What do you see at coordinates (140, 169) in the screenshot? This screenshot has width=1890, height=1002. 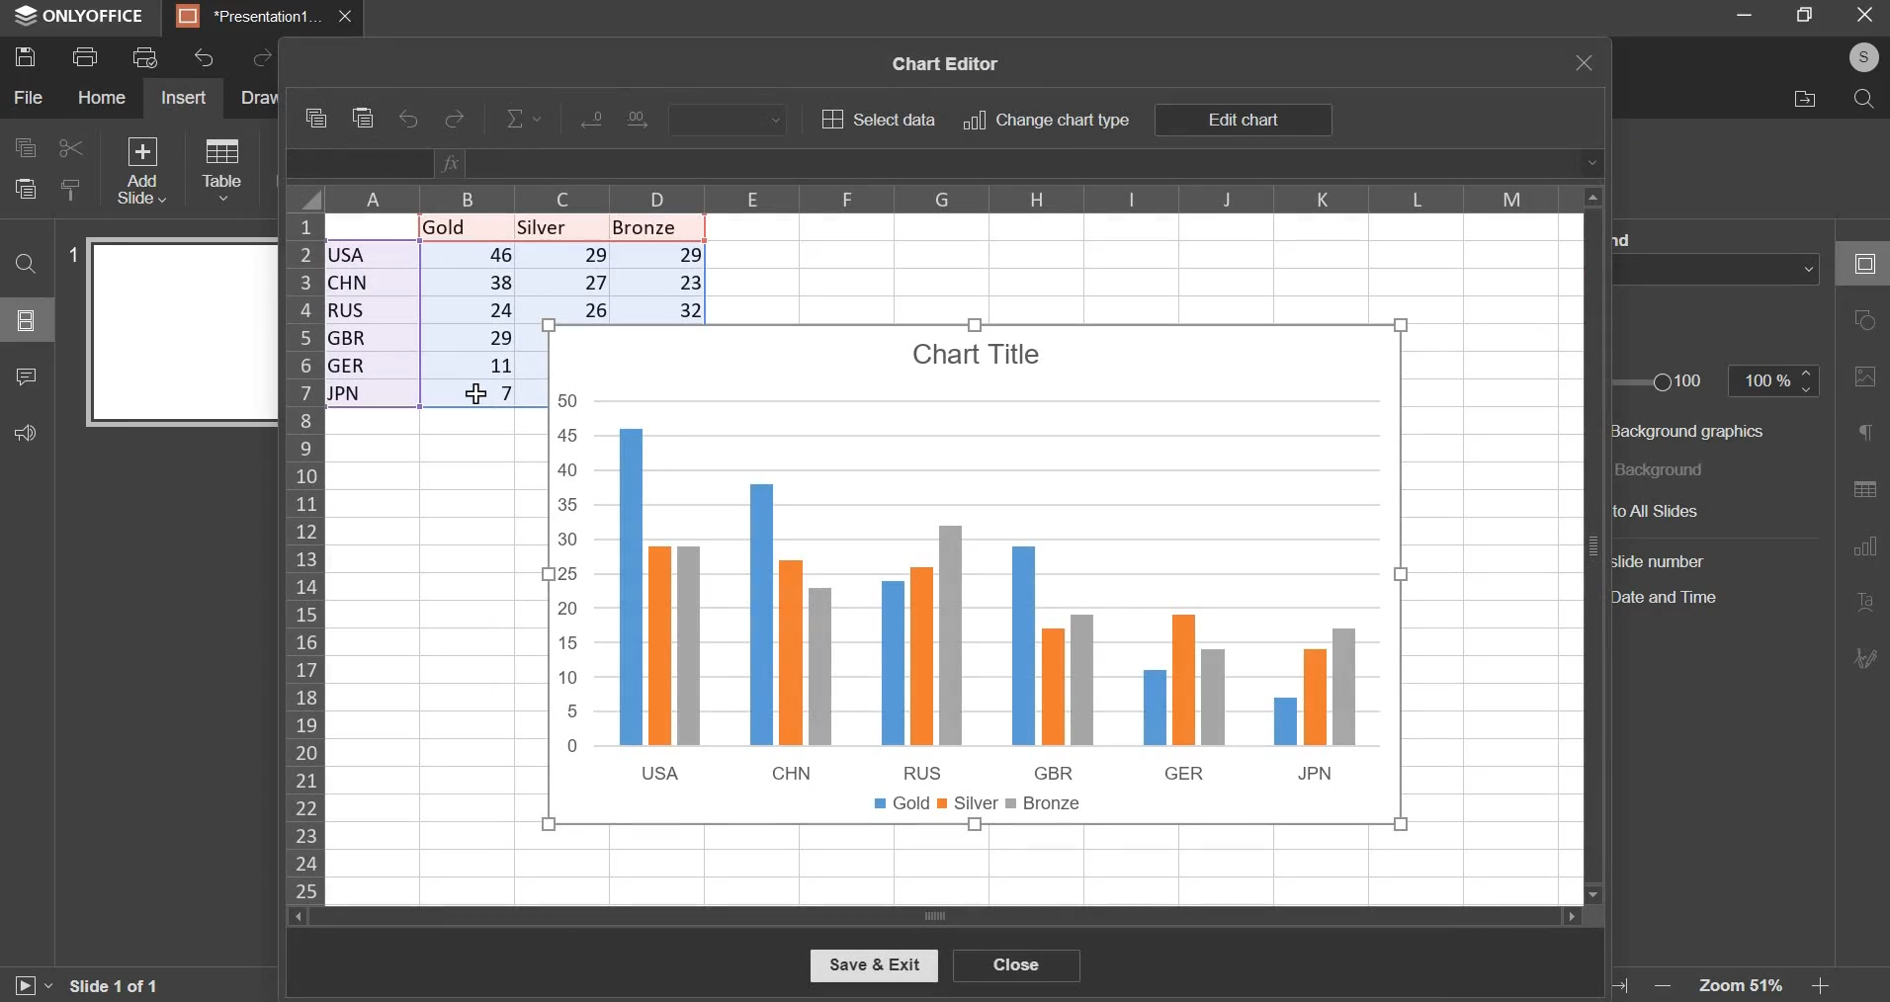 I see `add slide` at bounding box center [140, 169].